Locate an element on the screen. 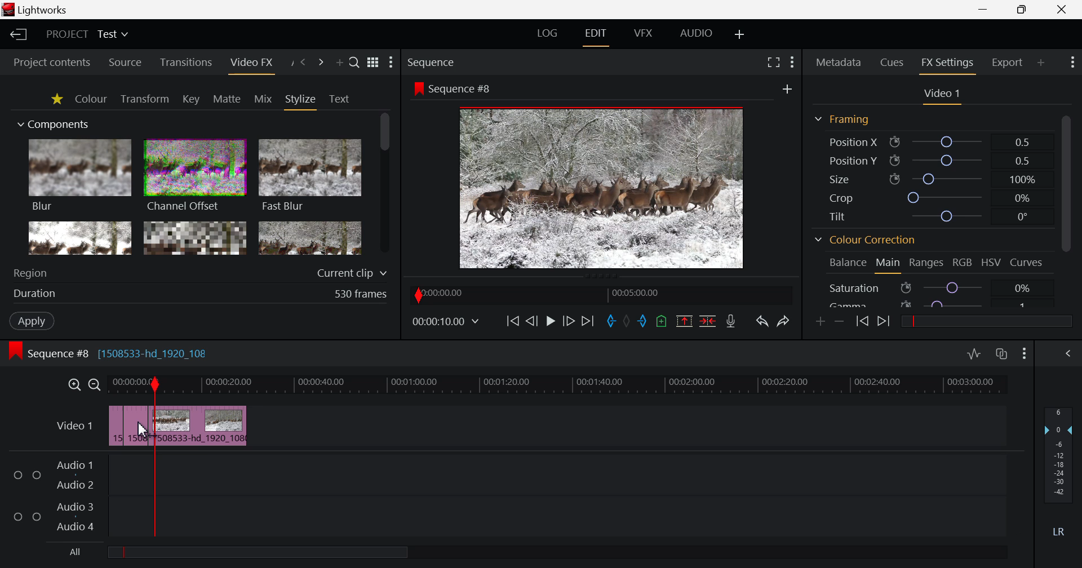 The height and width of the screenshot is (568, 1082). Show Settings is located at coordinates (391, 63).